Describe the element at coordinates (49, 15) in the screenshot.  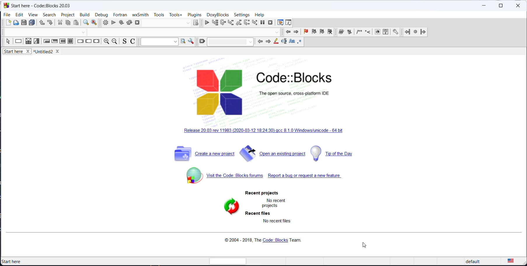
I see `search` at that location.